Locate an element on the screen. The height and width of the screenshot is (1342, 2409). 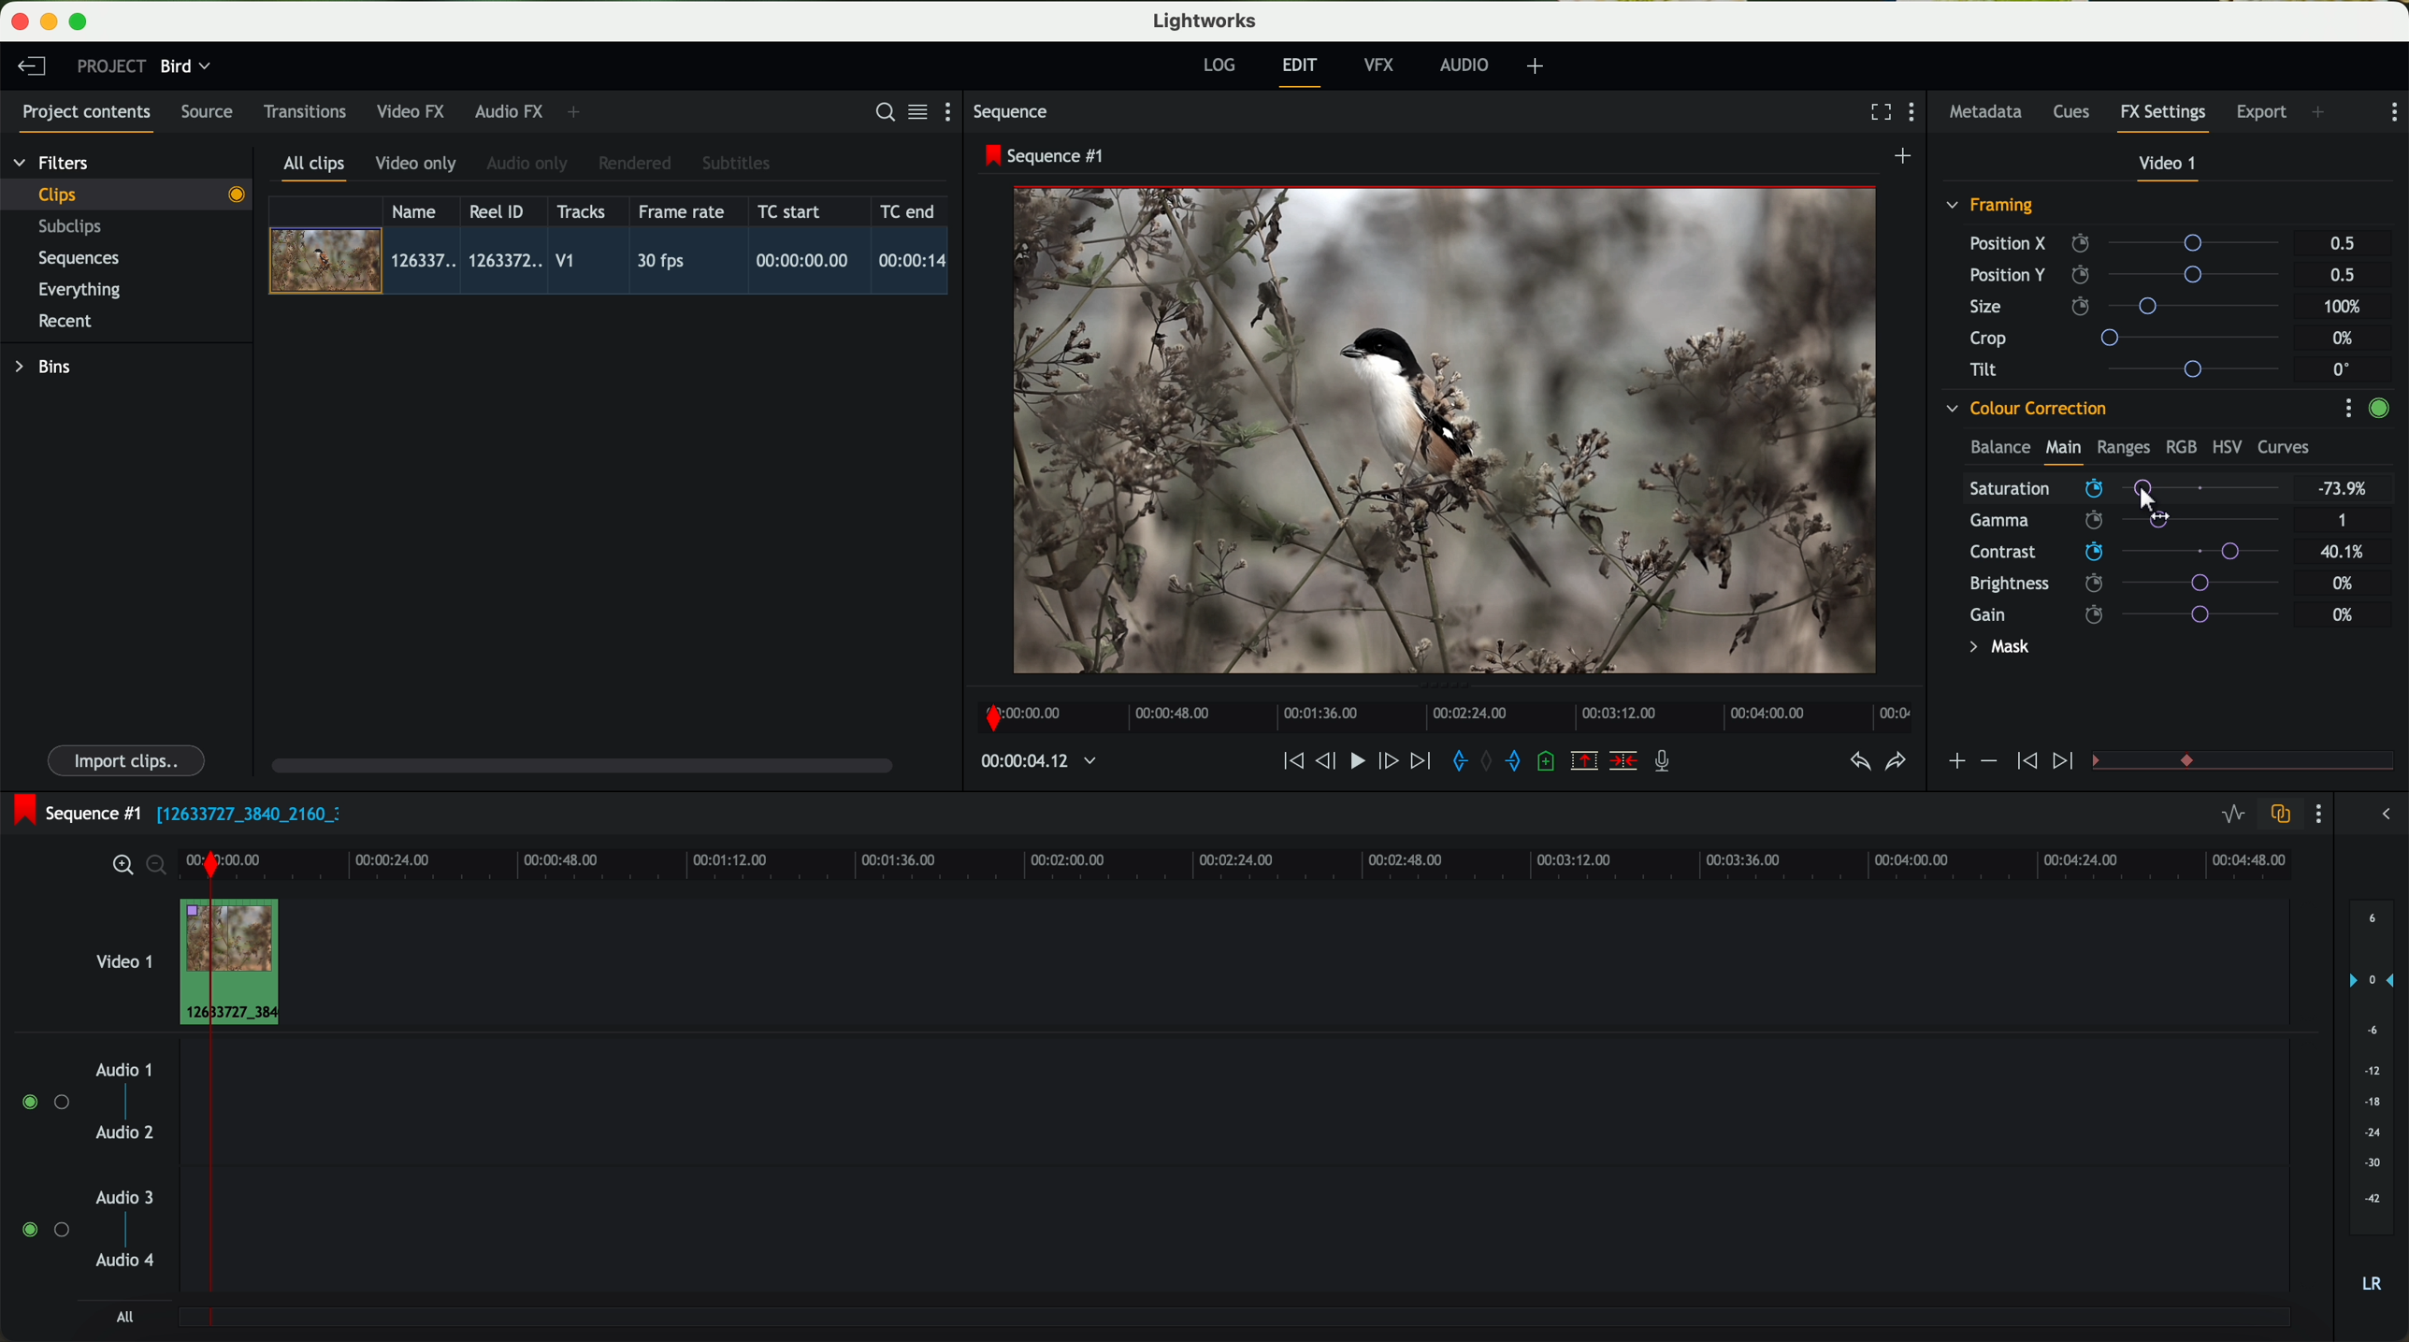
timeline is located at coordinates (1296, 863).